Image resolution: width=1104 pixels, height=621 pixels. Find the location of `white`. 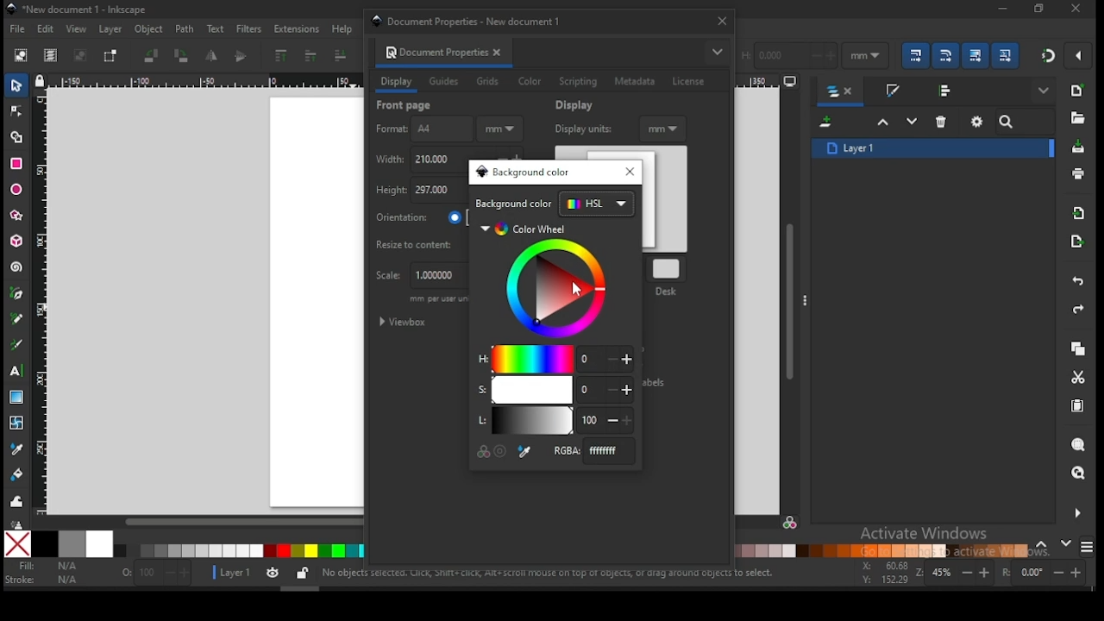

white is located at coordinates (99, 543).